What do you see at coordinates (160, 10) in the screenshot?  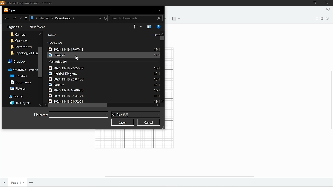 I see `Close` at bounding box center [160, 10].